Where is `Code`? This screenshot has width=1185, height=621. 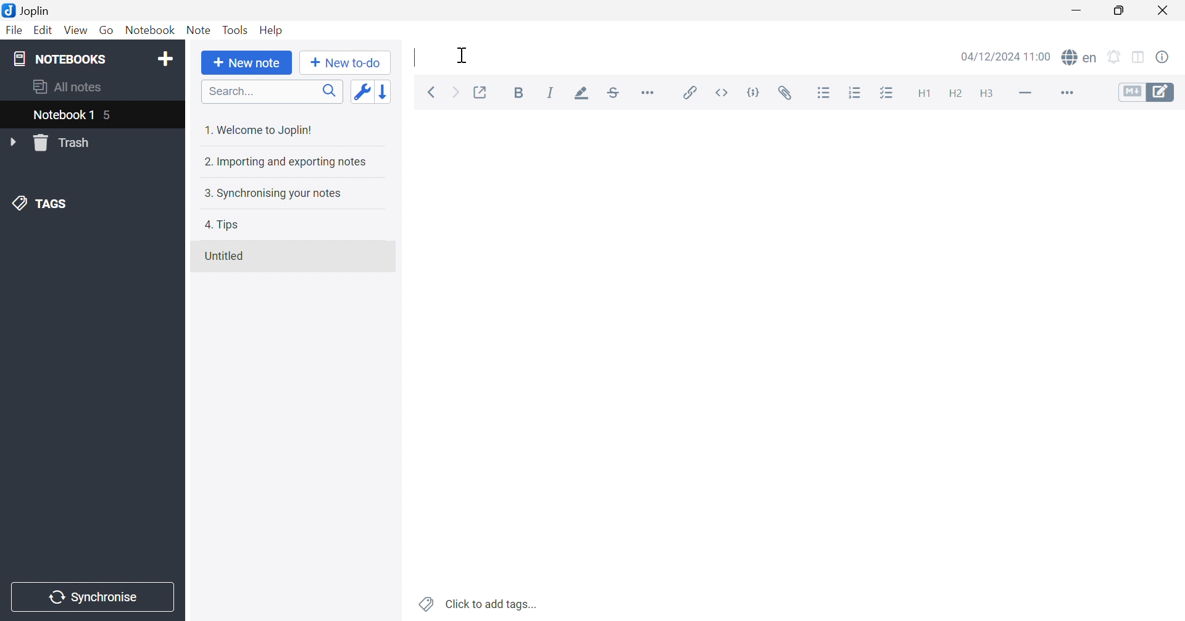
Code is located at coordinates (756, 91).